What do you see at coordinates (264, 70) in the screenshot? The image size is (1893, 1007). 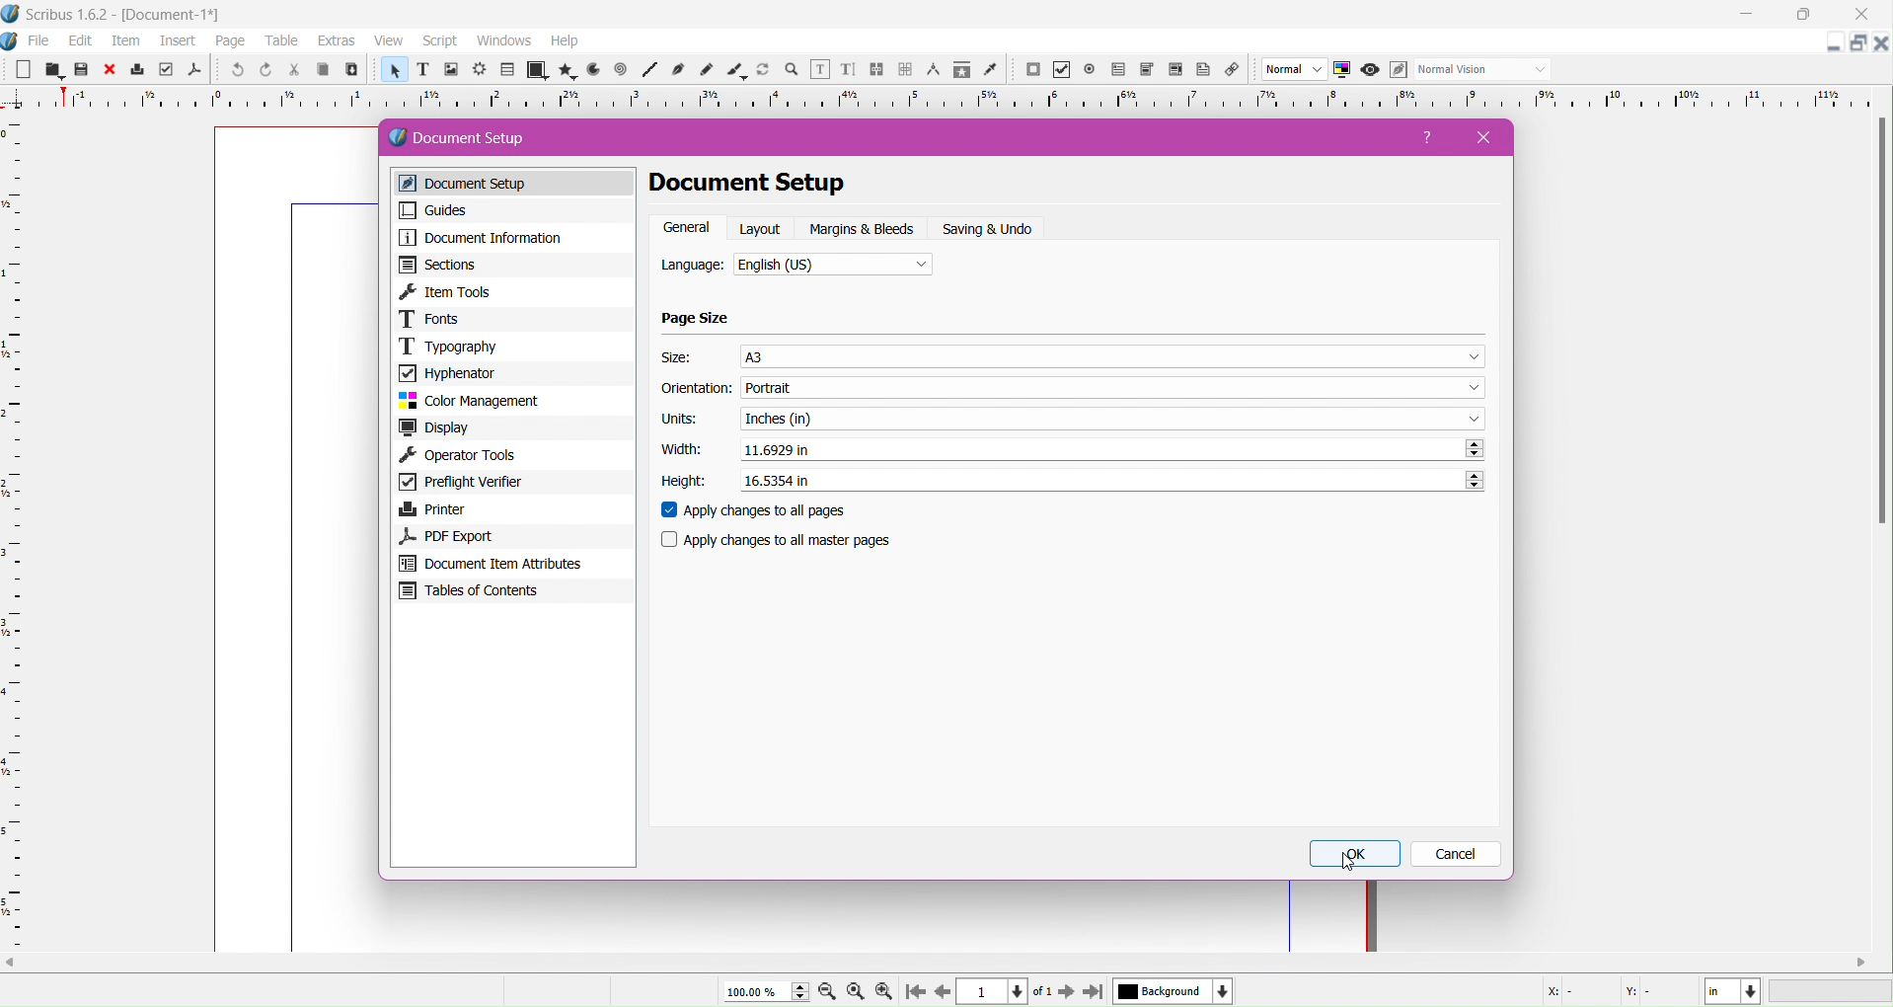 I see `redo` at bounding box center [264, 70].